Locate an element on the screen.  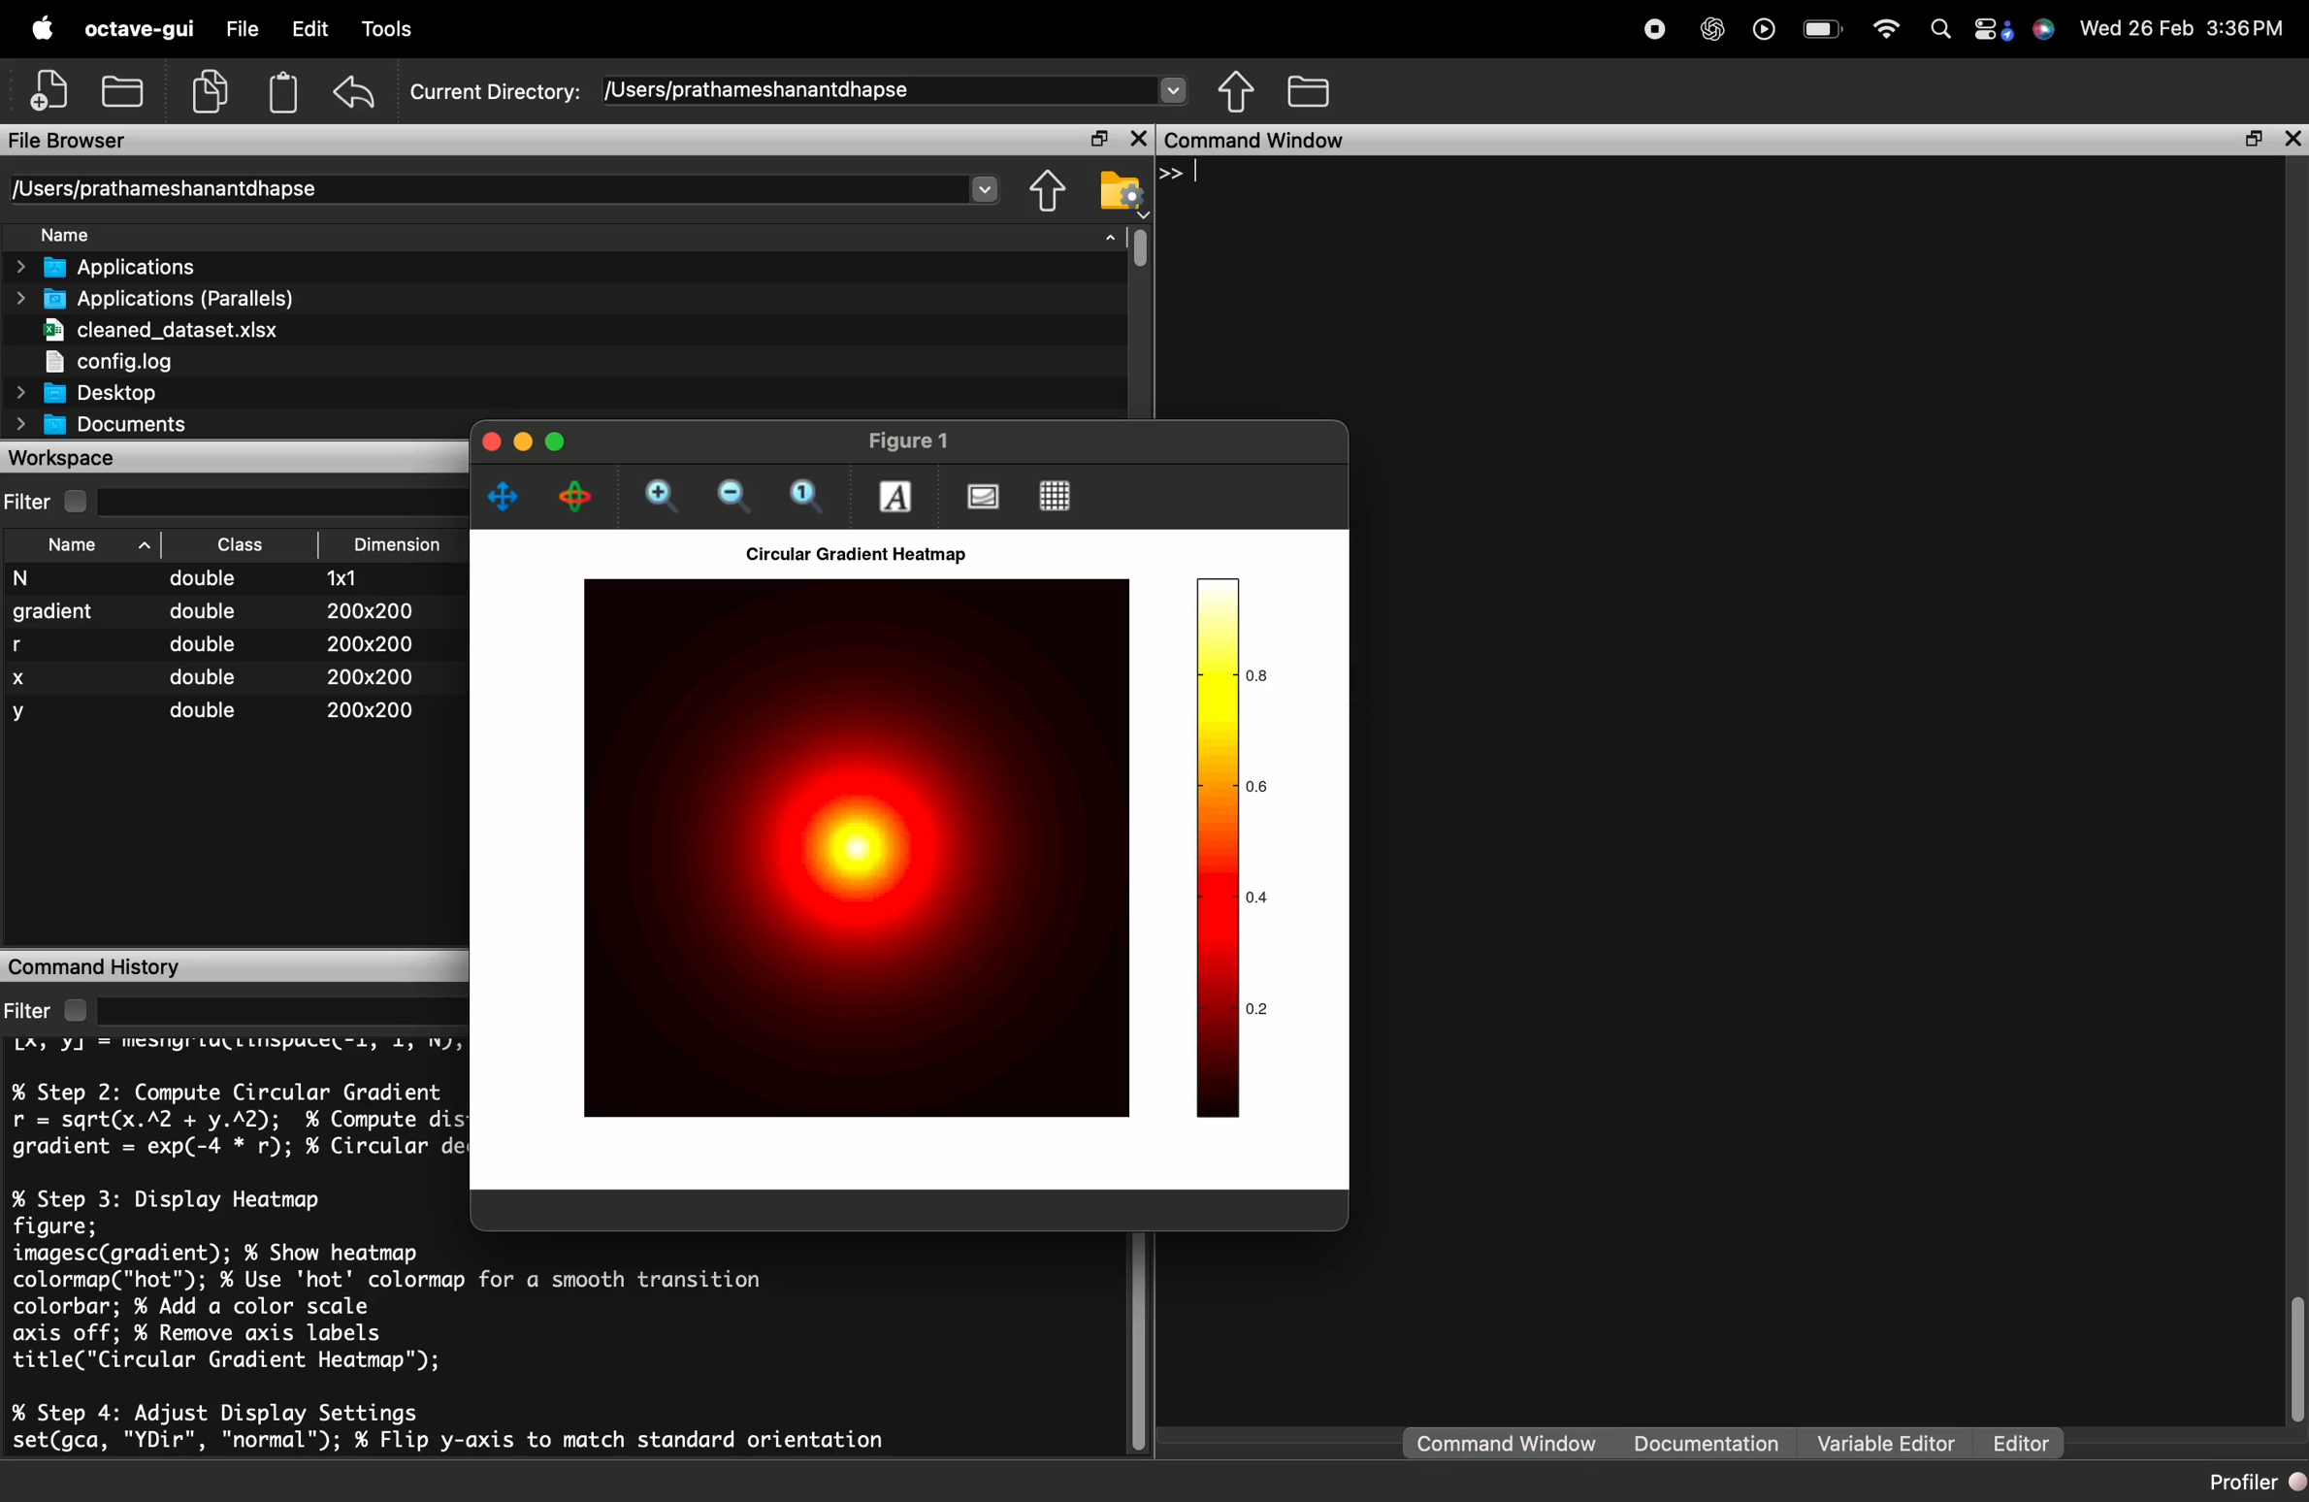
File Browser is located at coordinates (530, 140).